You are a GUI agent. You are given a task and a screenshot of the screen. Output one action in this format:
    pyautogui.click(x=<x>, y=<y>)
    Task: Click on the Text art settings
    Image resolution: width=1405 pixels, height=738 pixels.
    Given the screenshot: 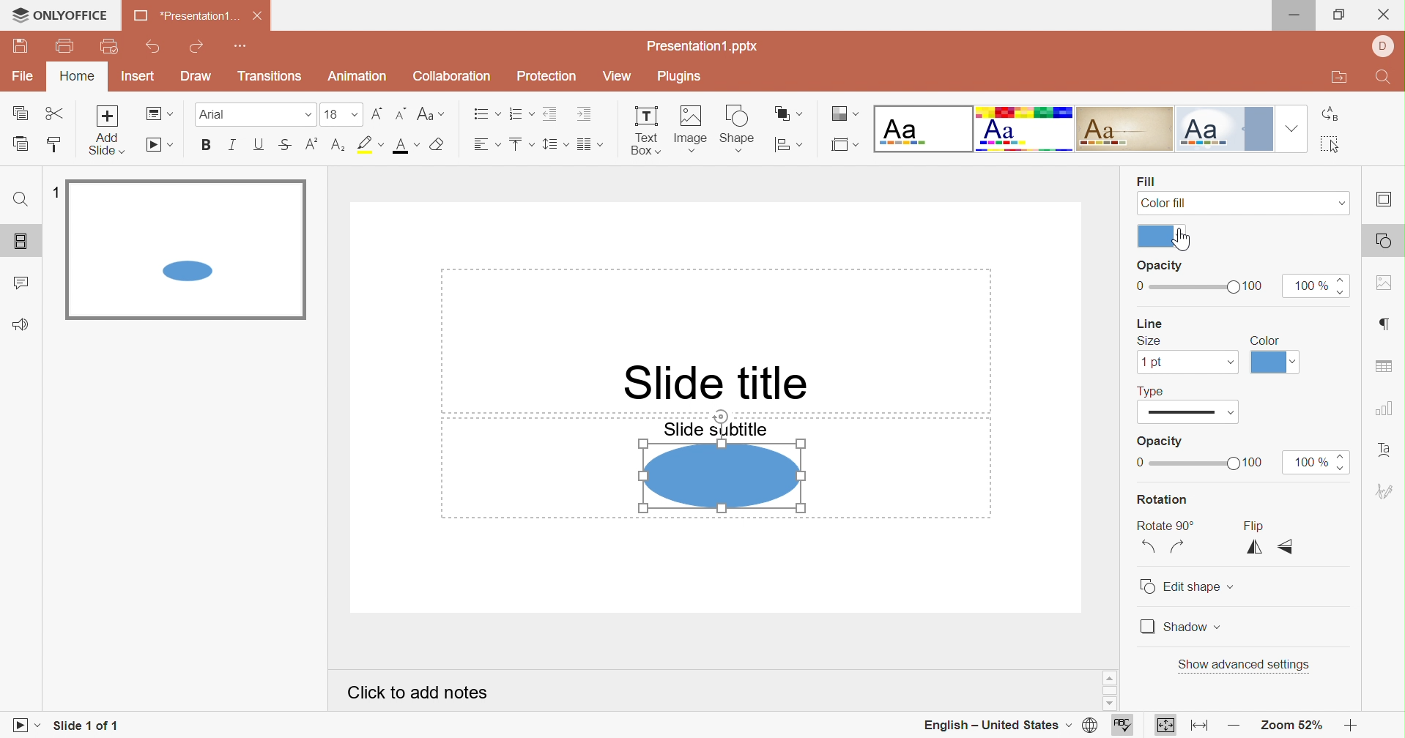 What is the action you would take?
    pyautogui.click(x=1387, y=448)
    